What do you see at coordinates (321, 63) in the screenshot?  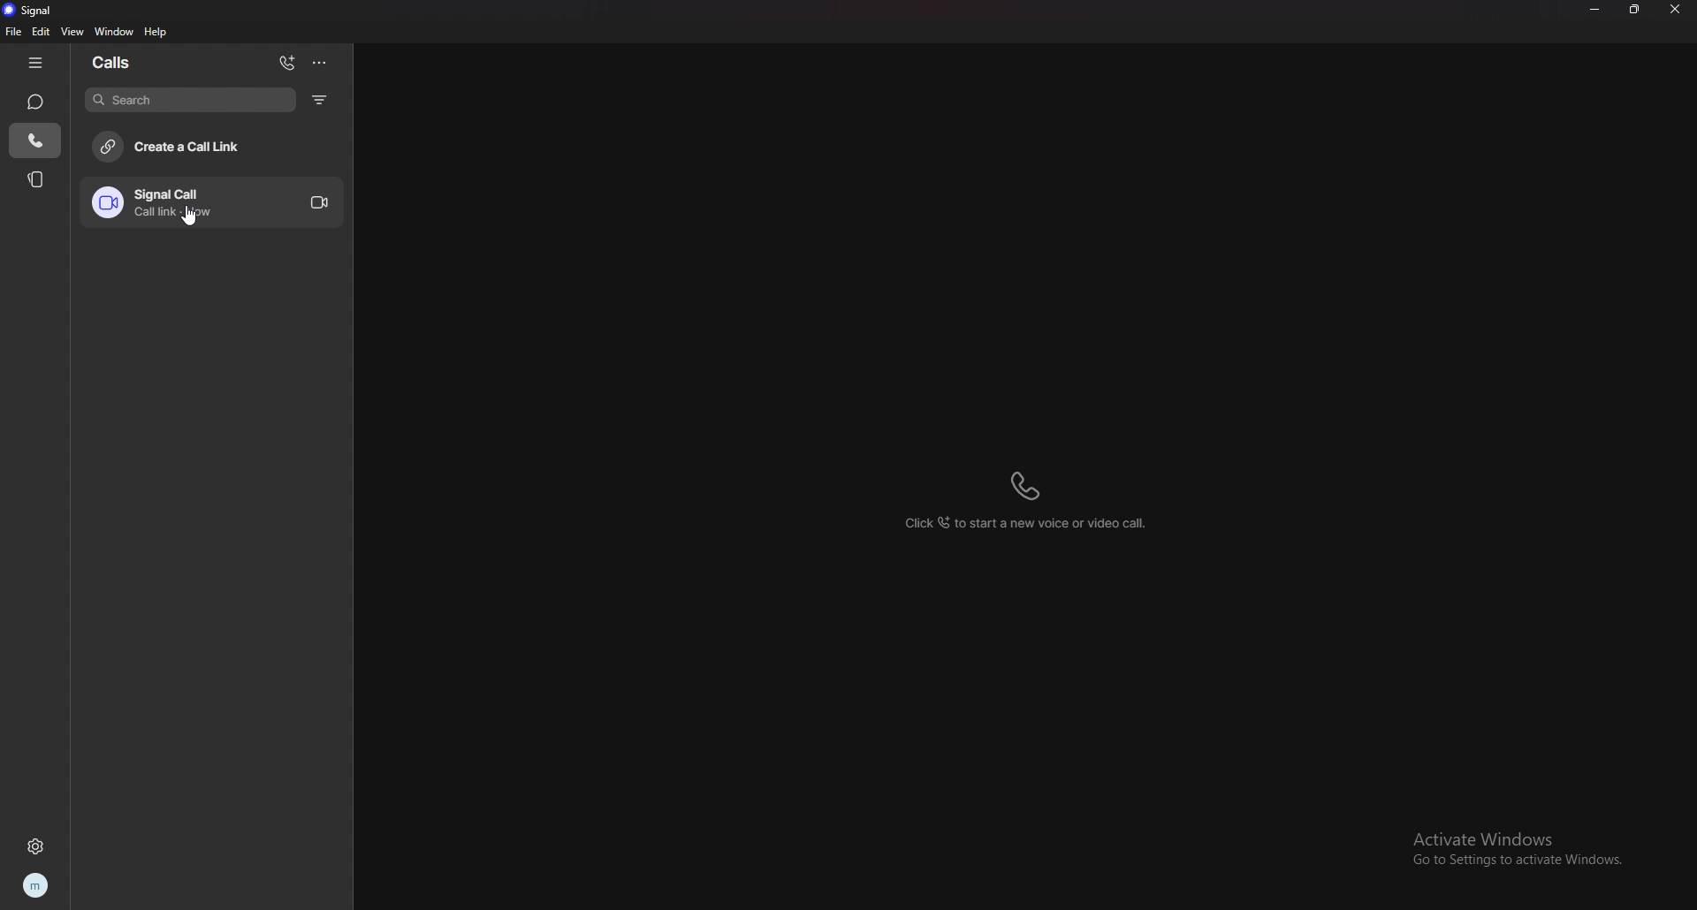 I see `options` at bounding box center [321, 63].